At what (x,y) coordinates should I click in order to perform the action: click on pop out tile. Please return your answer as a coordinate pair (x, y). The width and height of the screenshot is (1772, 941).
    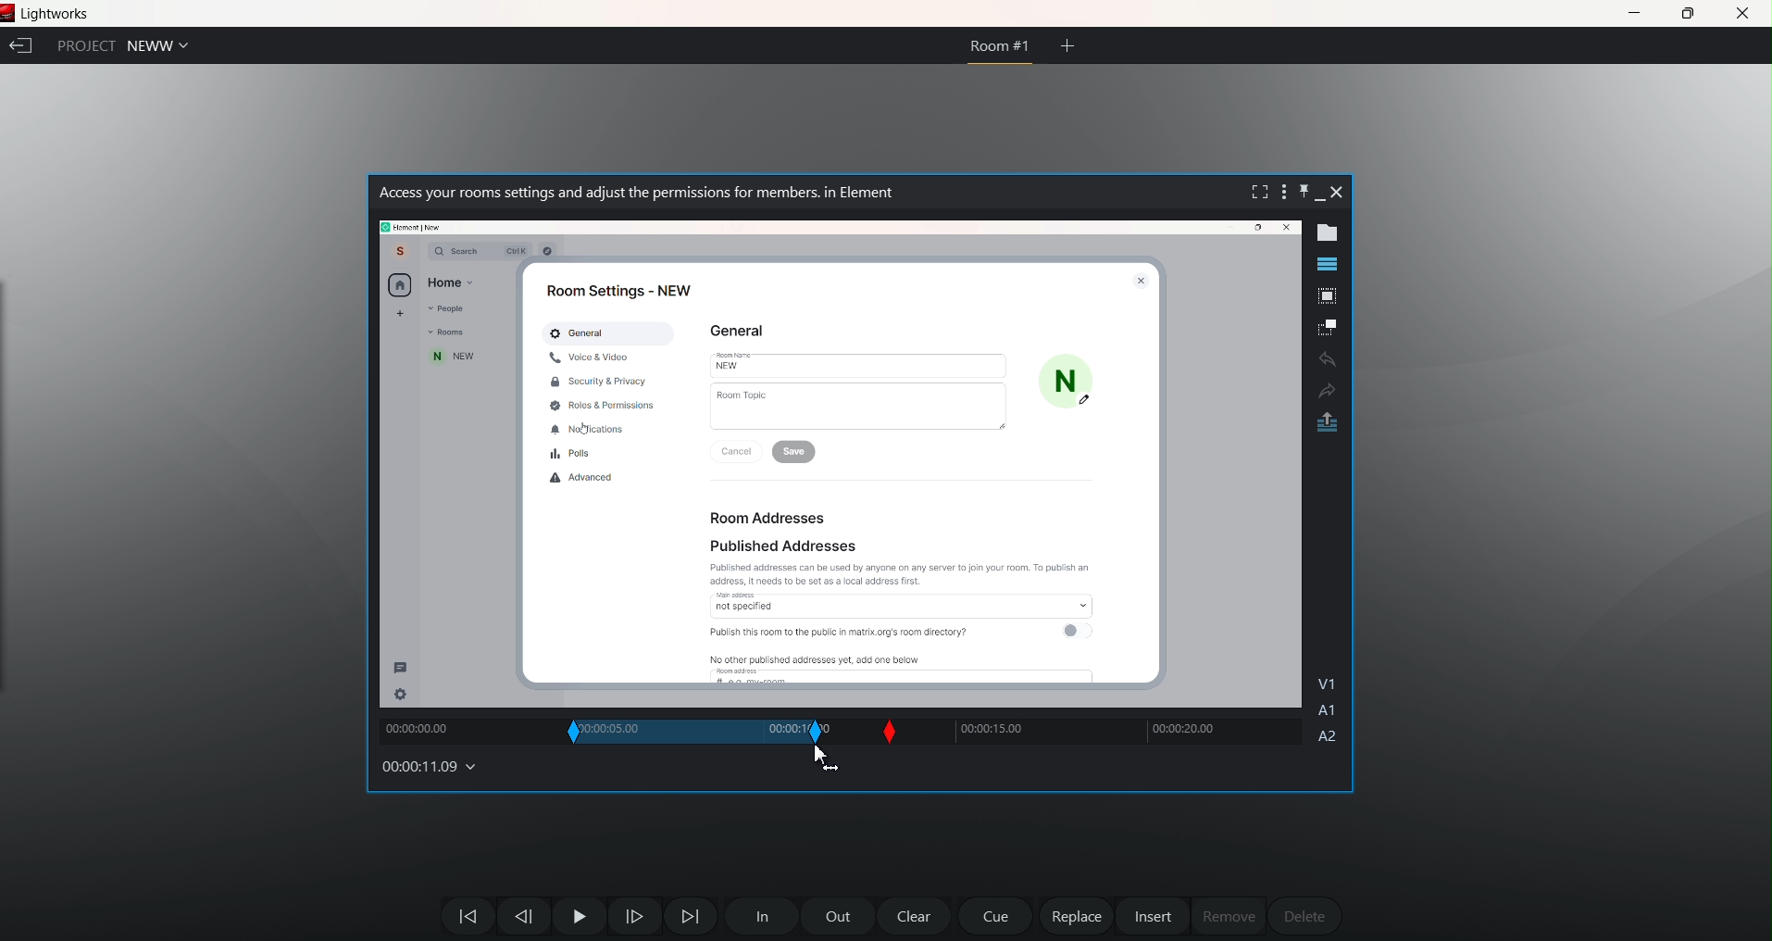
    Looking at the image, I should click on (1329, 295).